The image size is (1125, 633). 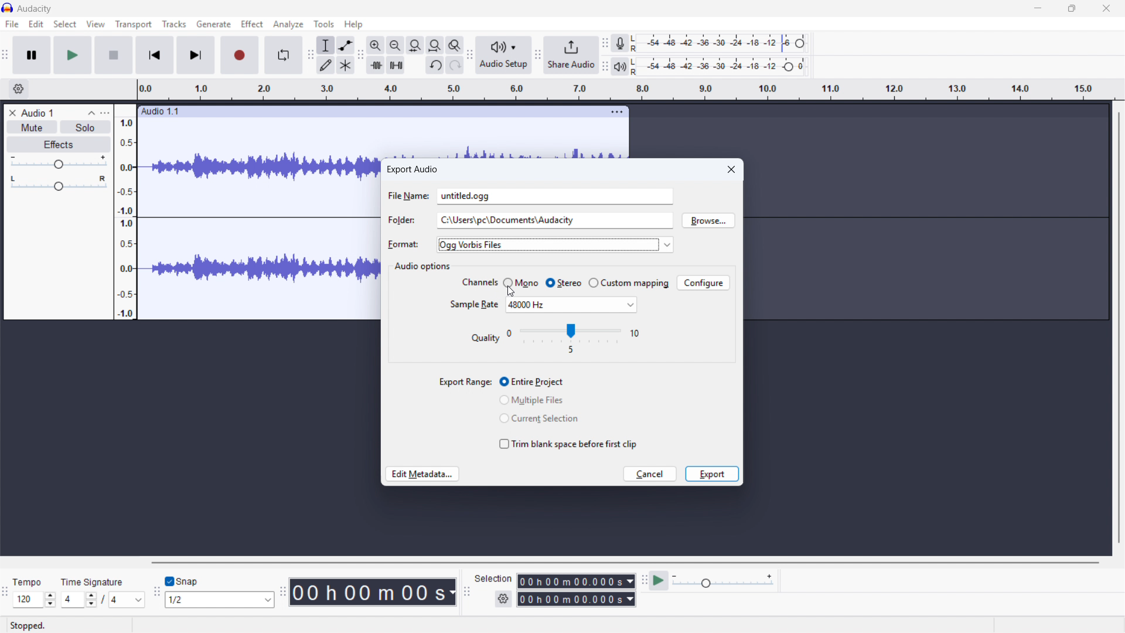 What do you see at coordinates (455, 64) in the screenshot?
I see `Redo ` at bounding box center [455, 64].